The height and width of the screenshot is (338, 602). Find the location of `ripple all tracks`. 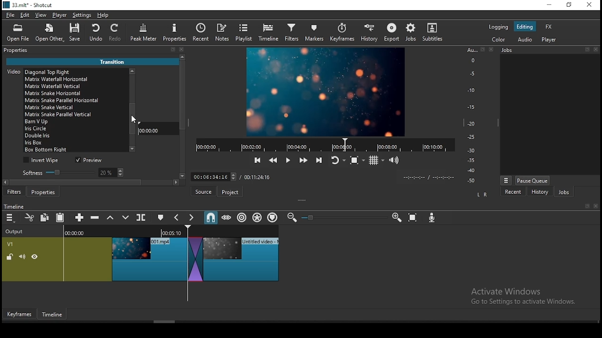

ripple all tracks is located at coordinates (258, 217).